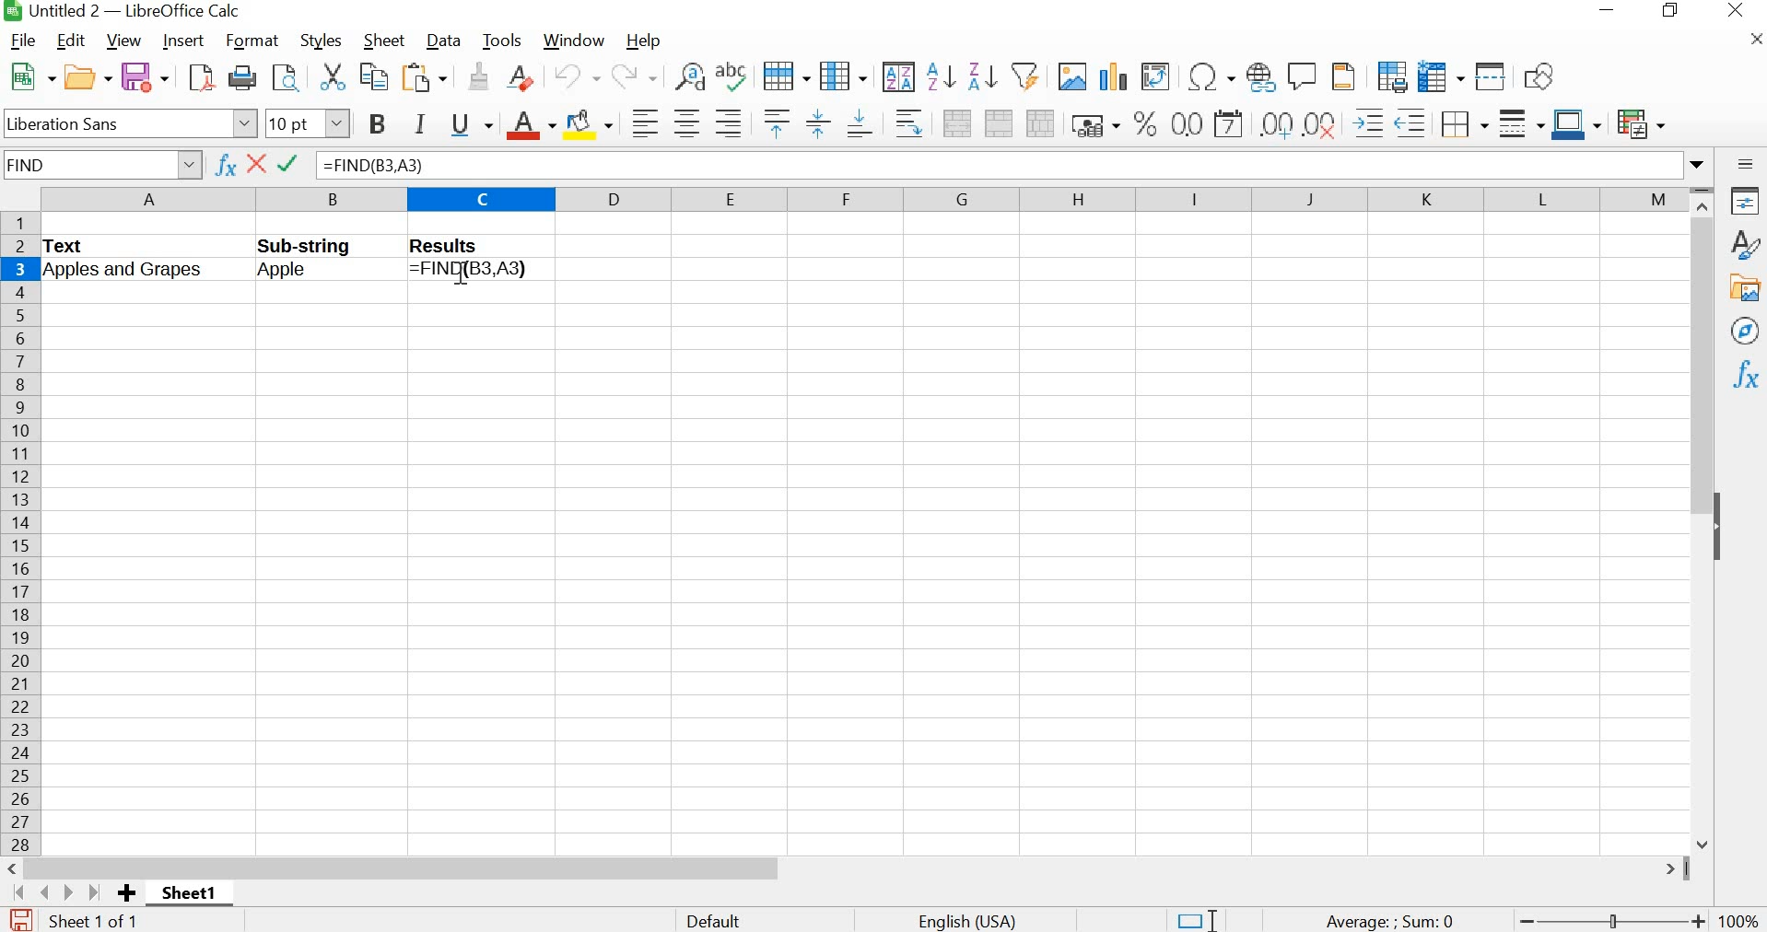  What do you see at coordinates (1276, 123) in the screenshot?
I see `remove decimal place` at bounding box center [1276, 123].